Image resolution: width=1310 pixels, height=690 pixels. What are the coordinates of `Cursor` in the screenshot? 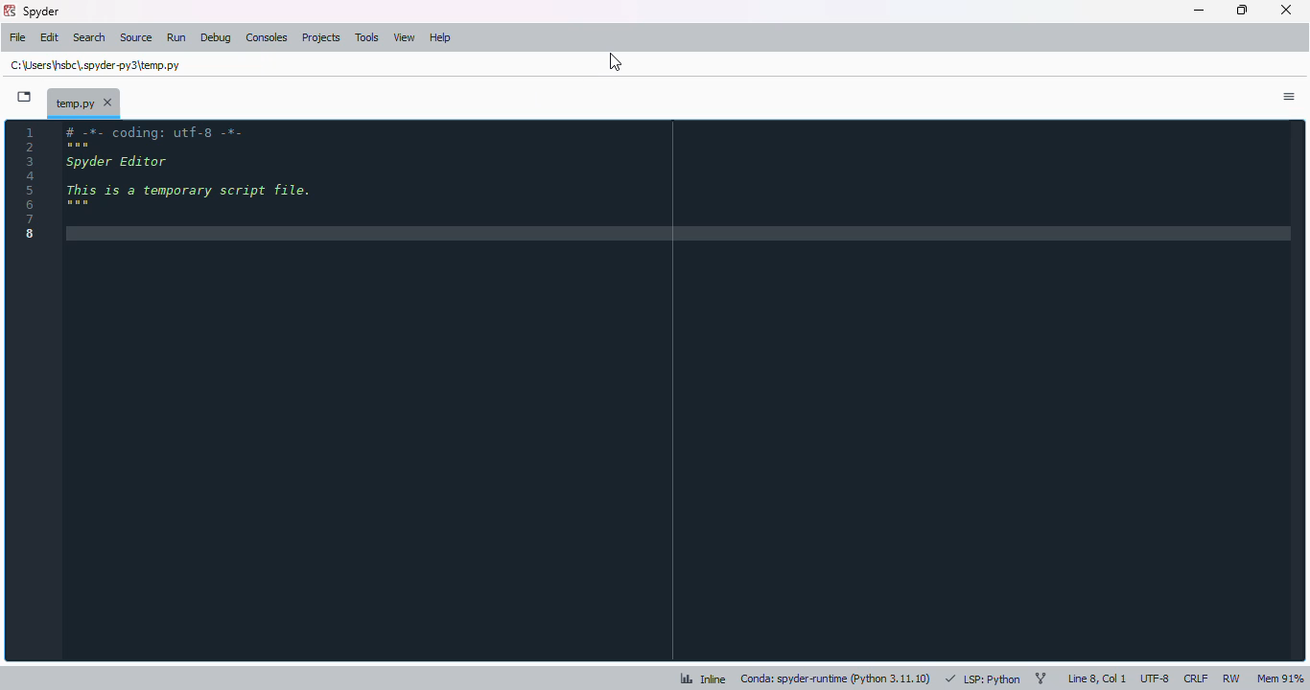 It's located at (611, 60).